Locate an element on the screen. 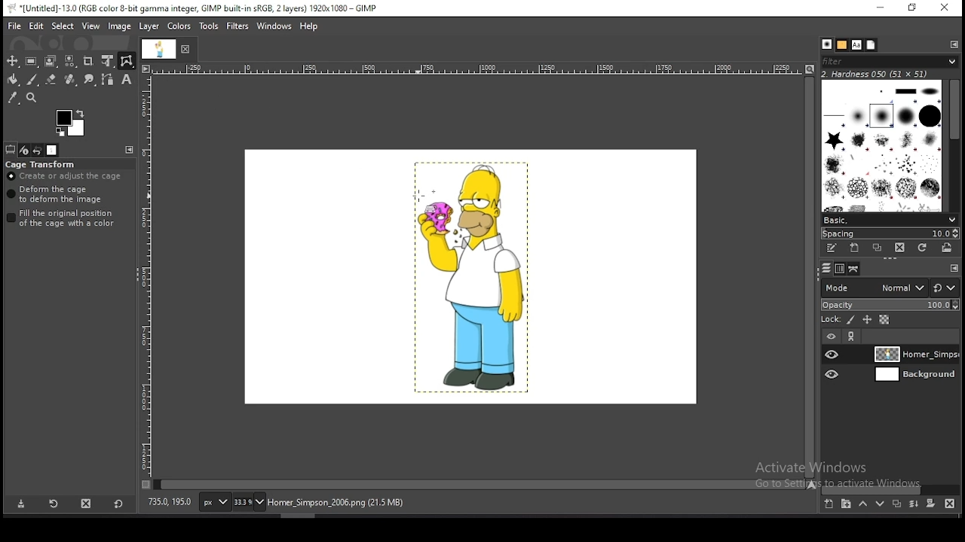 Image resolution: width=965 pixels, height=542 pixels. move layer one step down is located at coordinates (881, 505).